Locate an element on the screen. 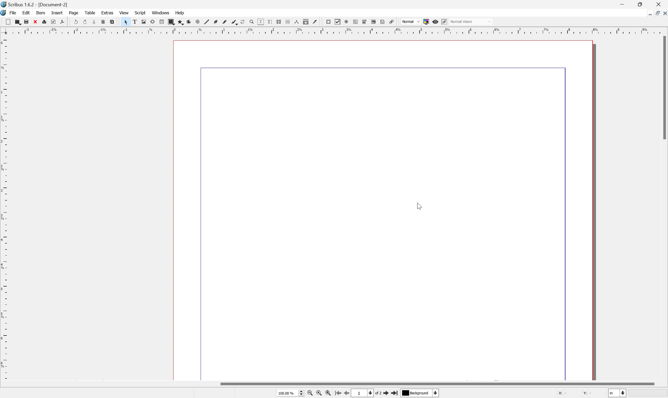 The height and width of the screenshot is (398, 668). Extras is located at coordinates (107, 13).